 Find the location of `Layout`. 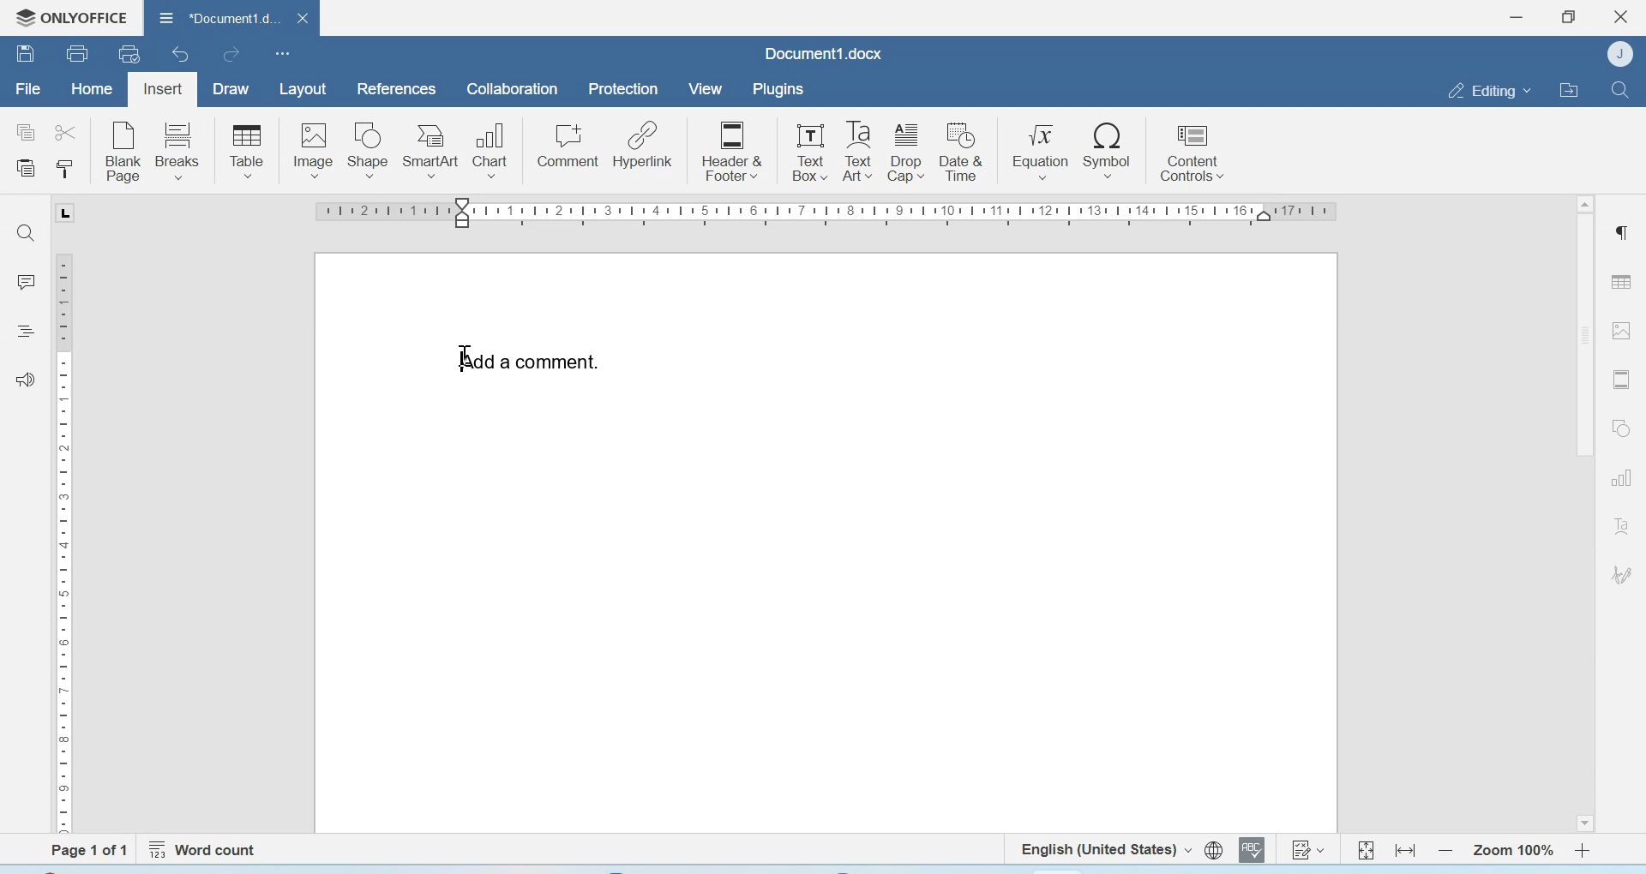

Layout is located at coordinates (302, 90).